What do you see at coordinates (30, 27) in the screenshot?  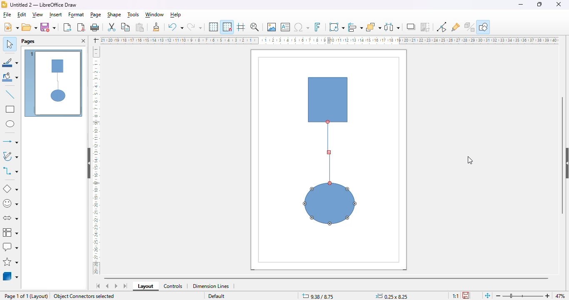 I see `open` at bounding box center [30, 27].